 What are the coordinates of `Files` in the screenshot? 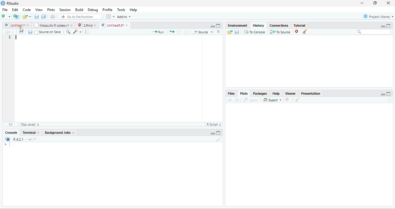 It's located at (231, 93).